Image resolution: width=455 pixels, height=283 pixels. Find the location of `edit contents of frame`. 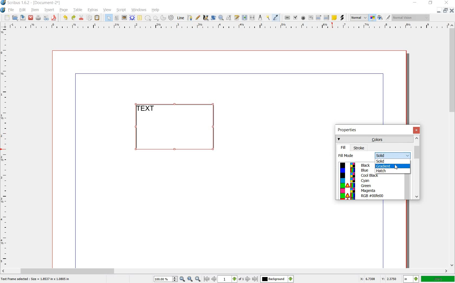

edit contents of frame is located at coordinates (229, 18).